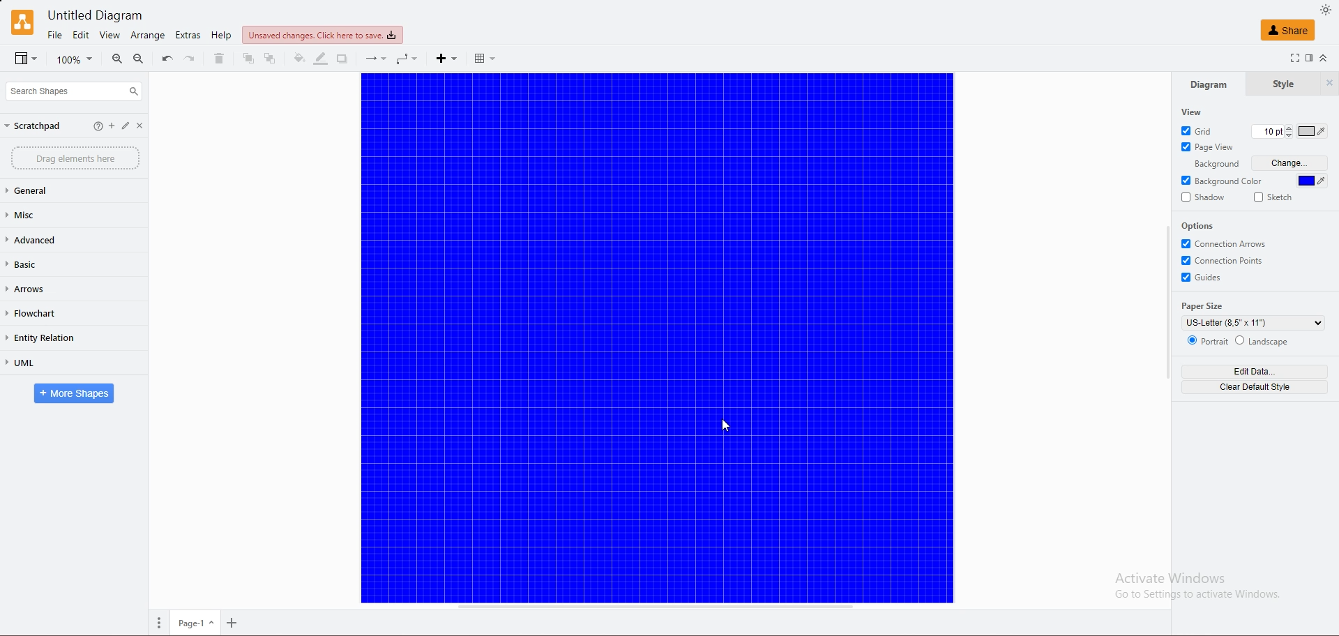 The height and width of the screenshot is (636, 1339). I want to click on white color, so click(1306, 181).